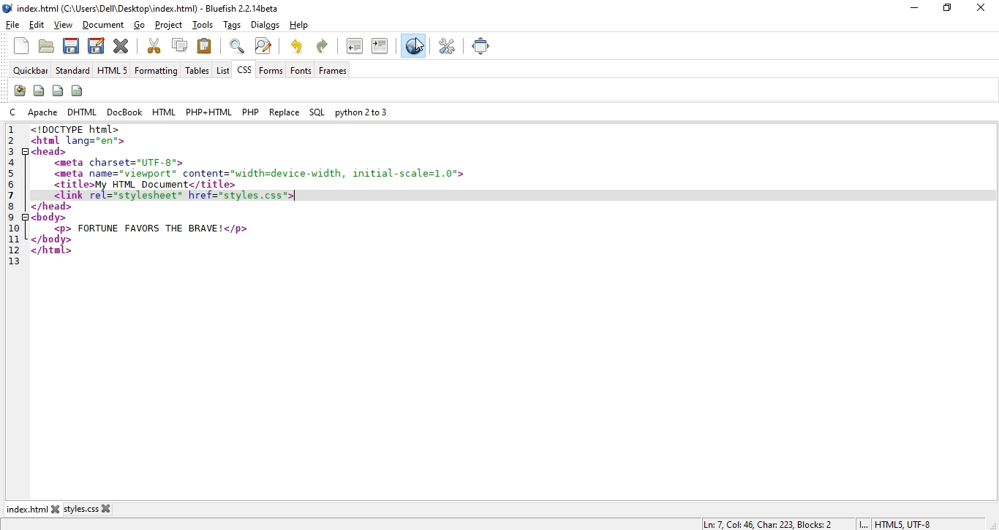 Image resolution: width=999 pixels, height=530 pixels. What do you see at coordinates (48, 217) in the screenshot?
I see `<body>` at bounding box center [48, 217].